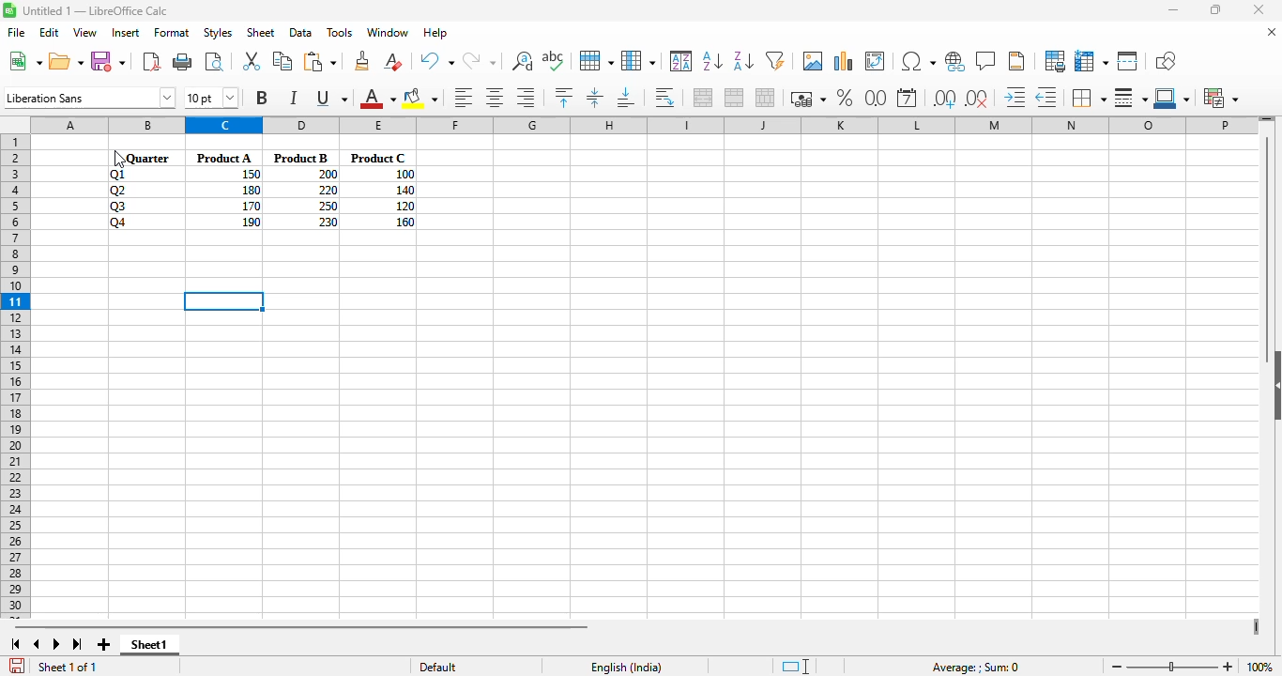 The image size is (1282, 676). What do you see at coordinates (251, 60) in the screenshot?
I see `cut` at bounding box center [251, 60].